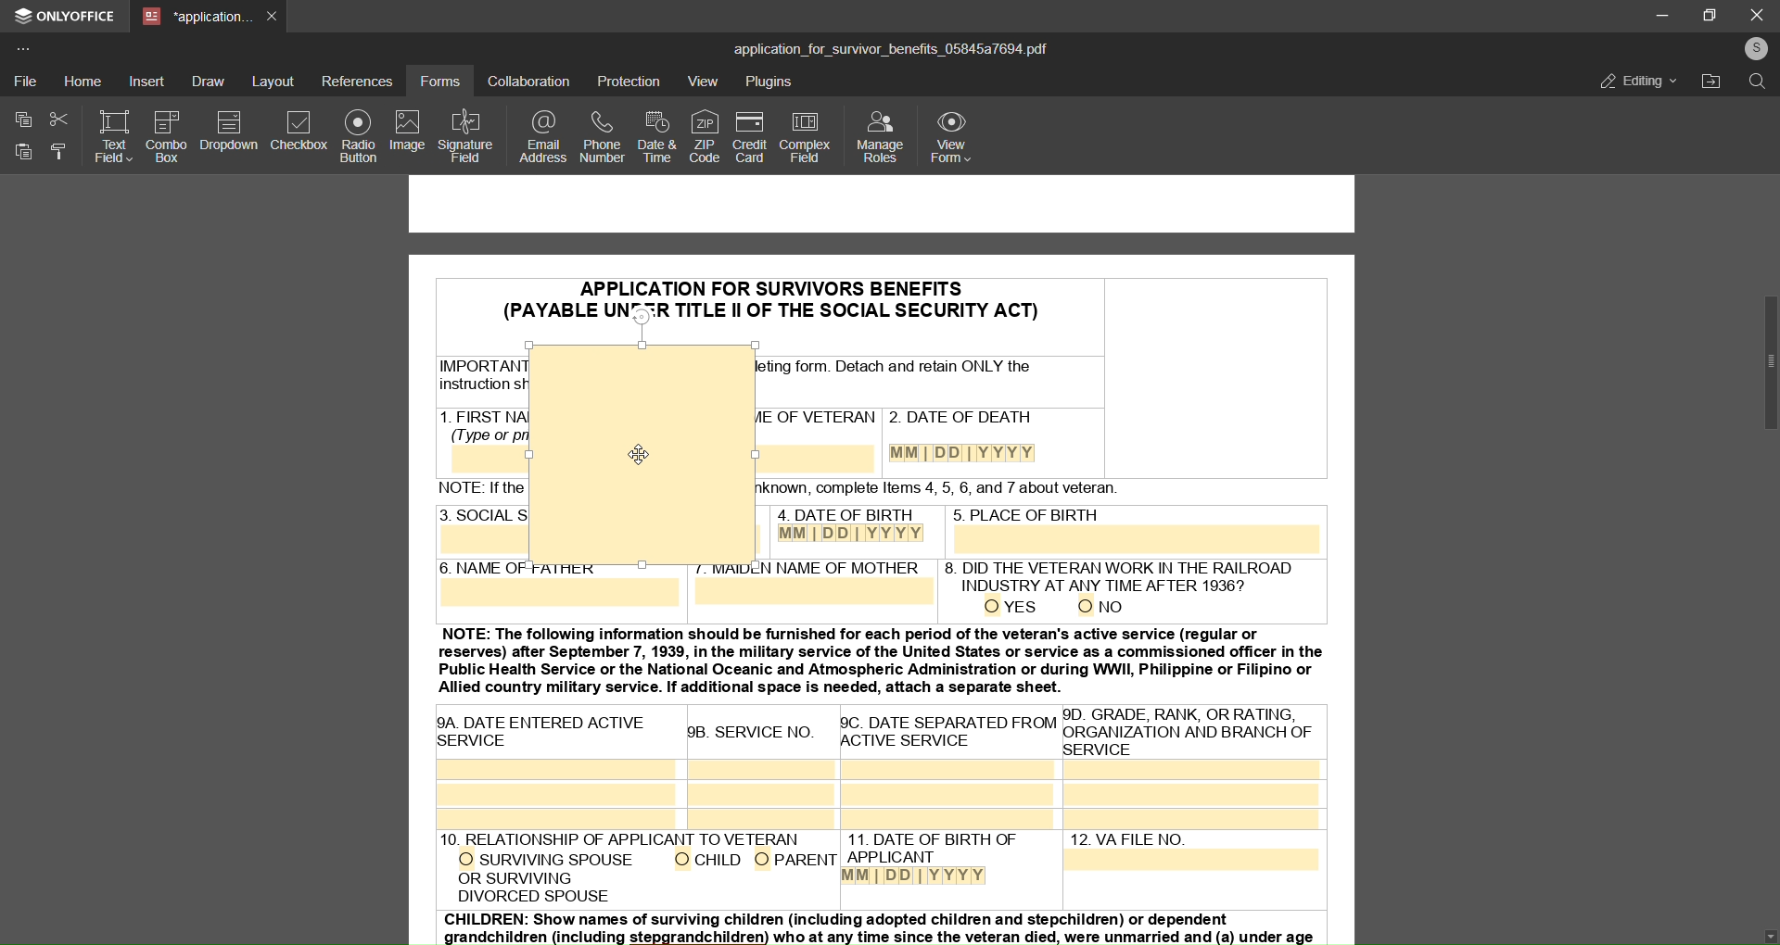  Describe the element at coordinates (640, 452) in the screenshot. I see `insert image space` at that location.